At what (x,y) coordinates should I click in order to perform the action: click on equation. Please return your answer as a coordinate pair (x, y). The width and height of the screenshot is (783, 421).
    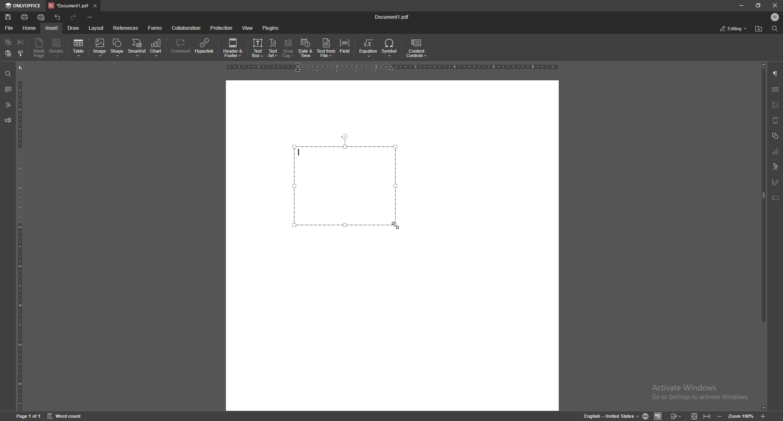
    Looking at the image, I should click on (369, 48).